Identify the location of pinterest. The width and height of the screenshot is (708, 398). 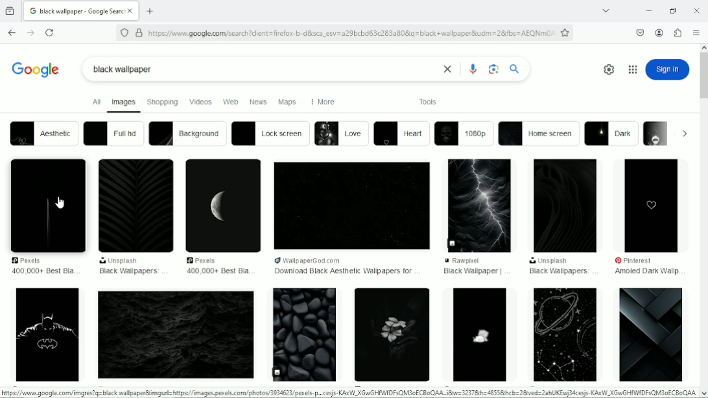
(640, 261).